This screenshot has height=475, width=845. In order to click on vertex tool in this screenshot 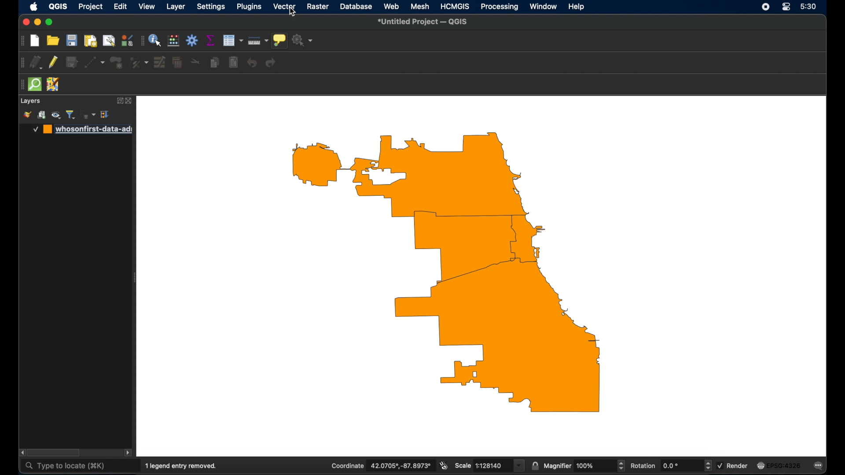, I will do `click(139, 62)`.